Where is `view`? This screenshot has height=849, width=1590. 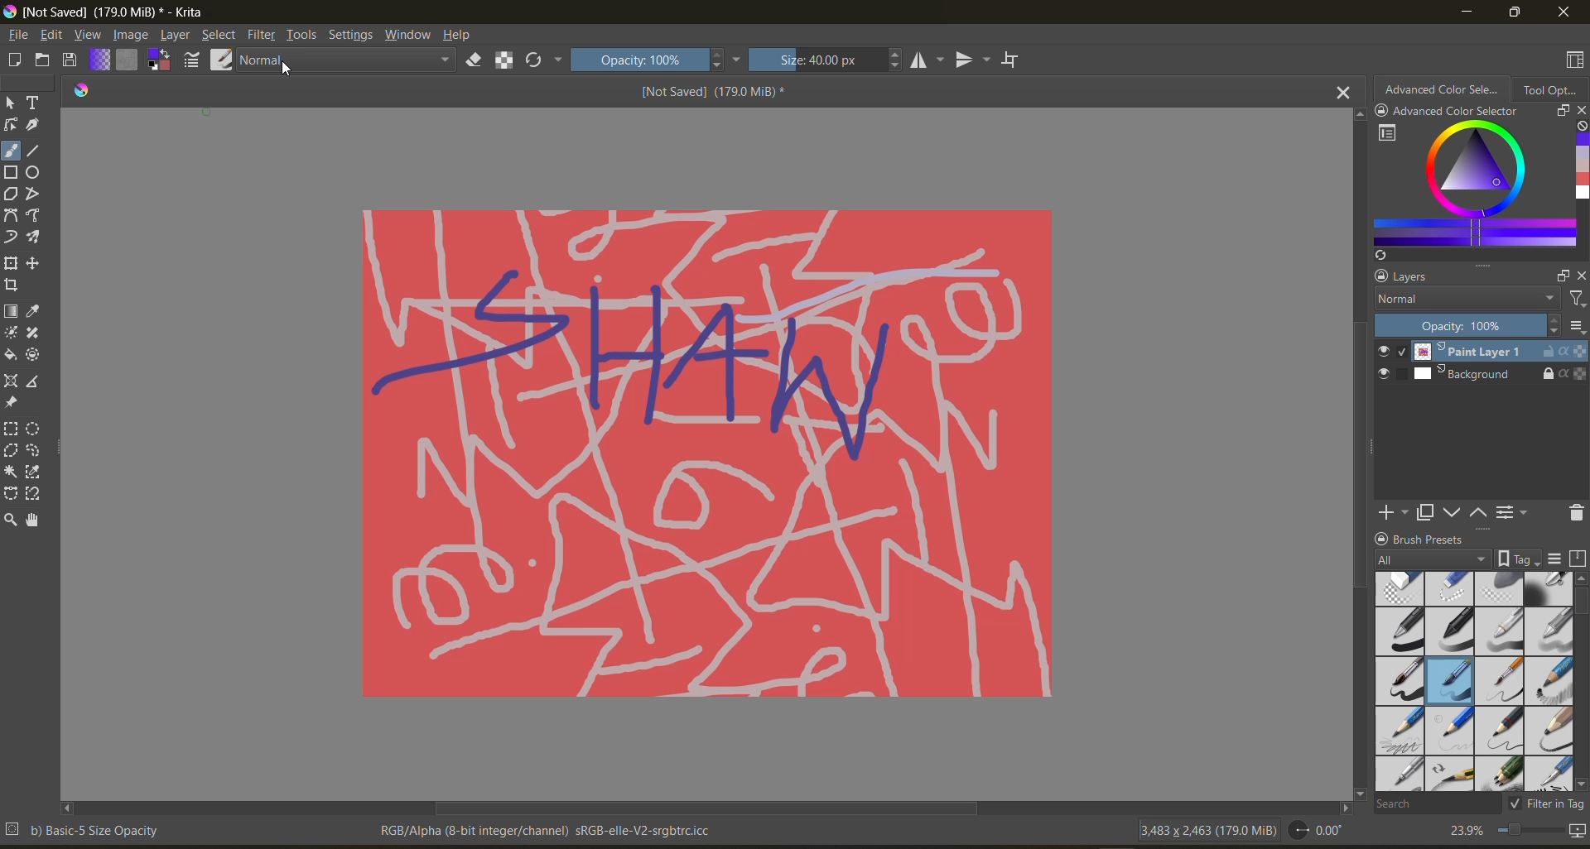 view is located at coordinates (89, 35).